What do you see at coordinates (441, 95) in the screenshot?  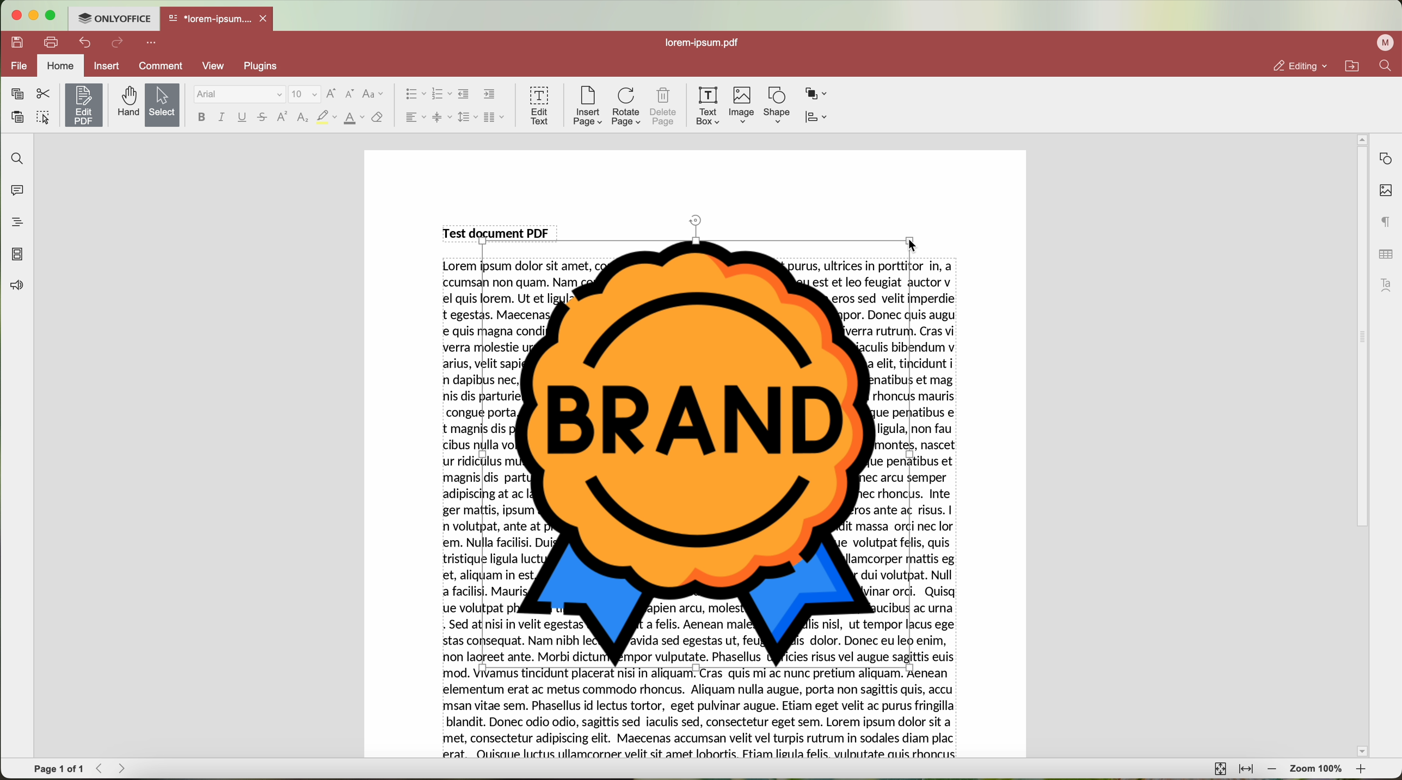 I see `numbering` at bounding box center [441, 95].